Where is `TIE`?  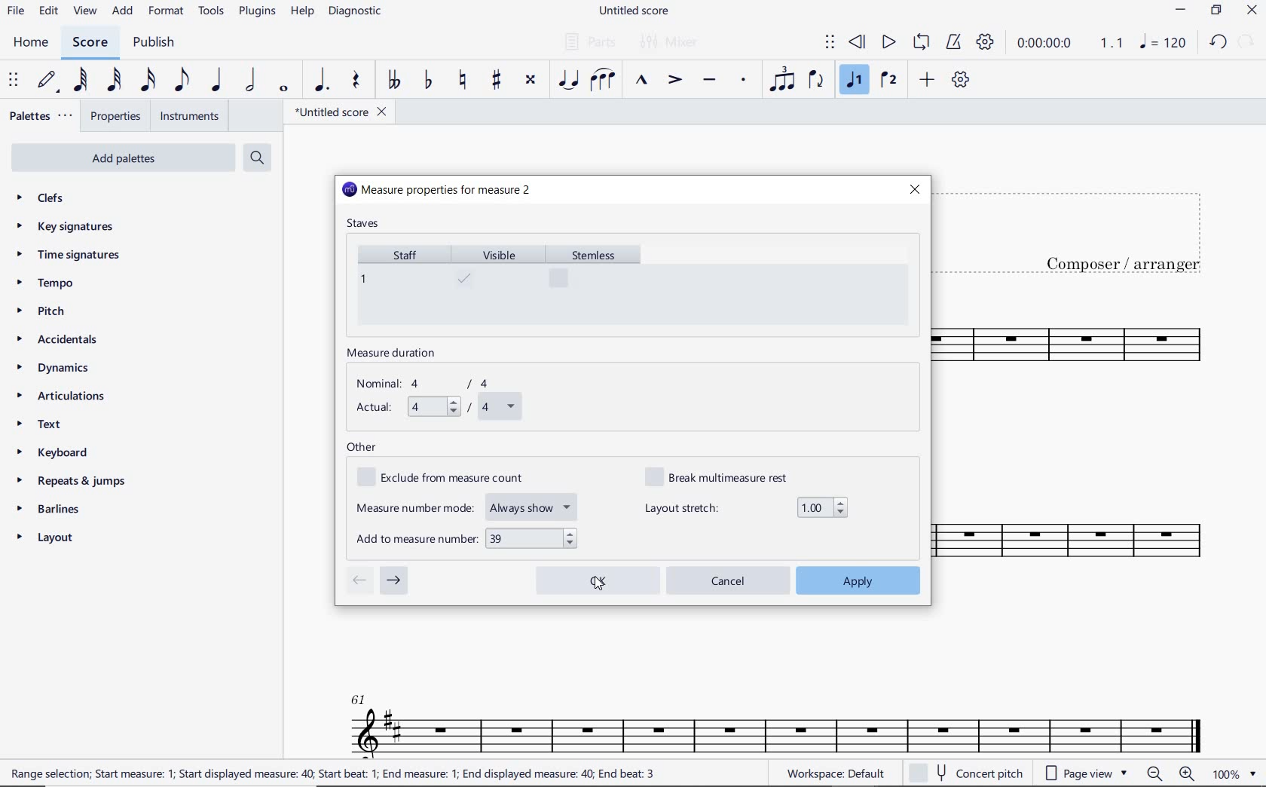
TIE is located at coordinates (568, 79).